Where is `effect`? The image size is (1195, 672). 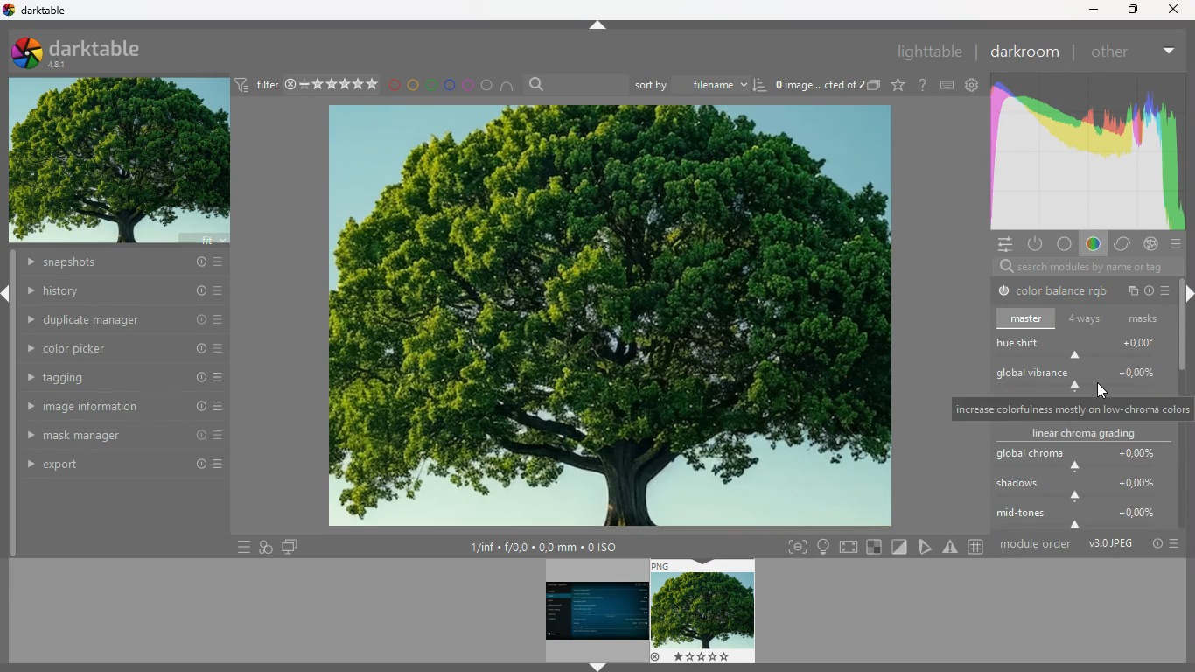 effect is located at coordinates (1150, 244).